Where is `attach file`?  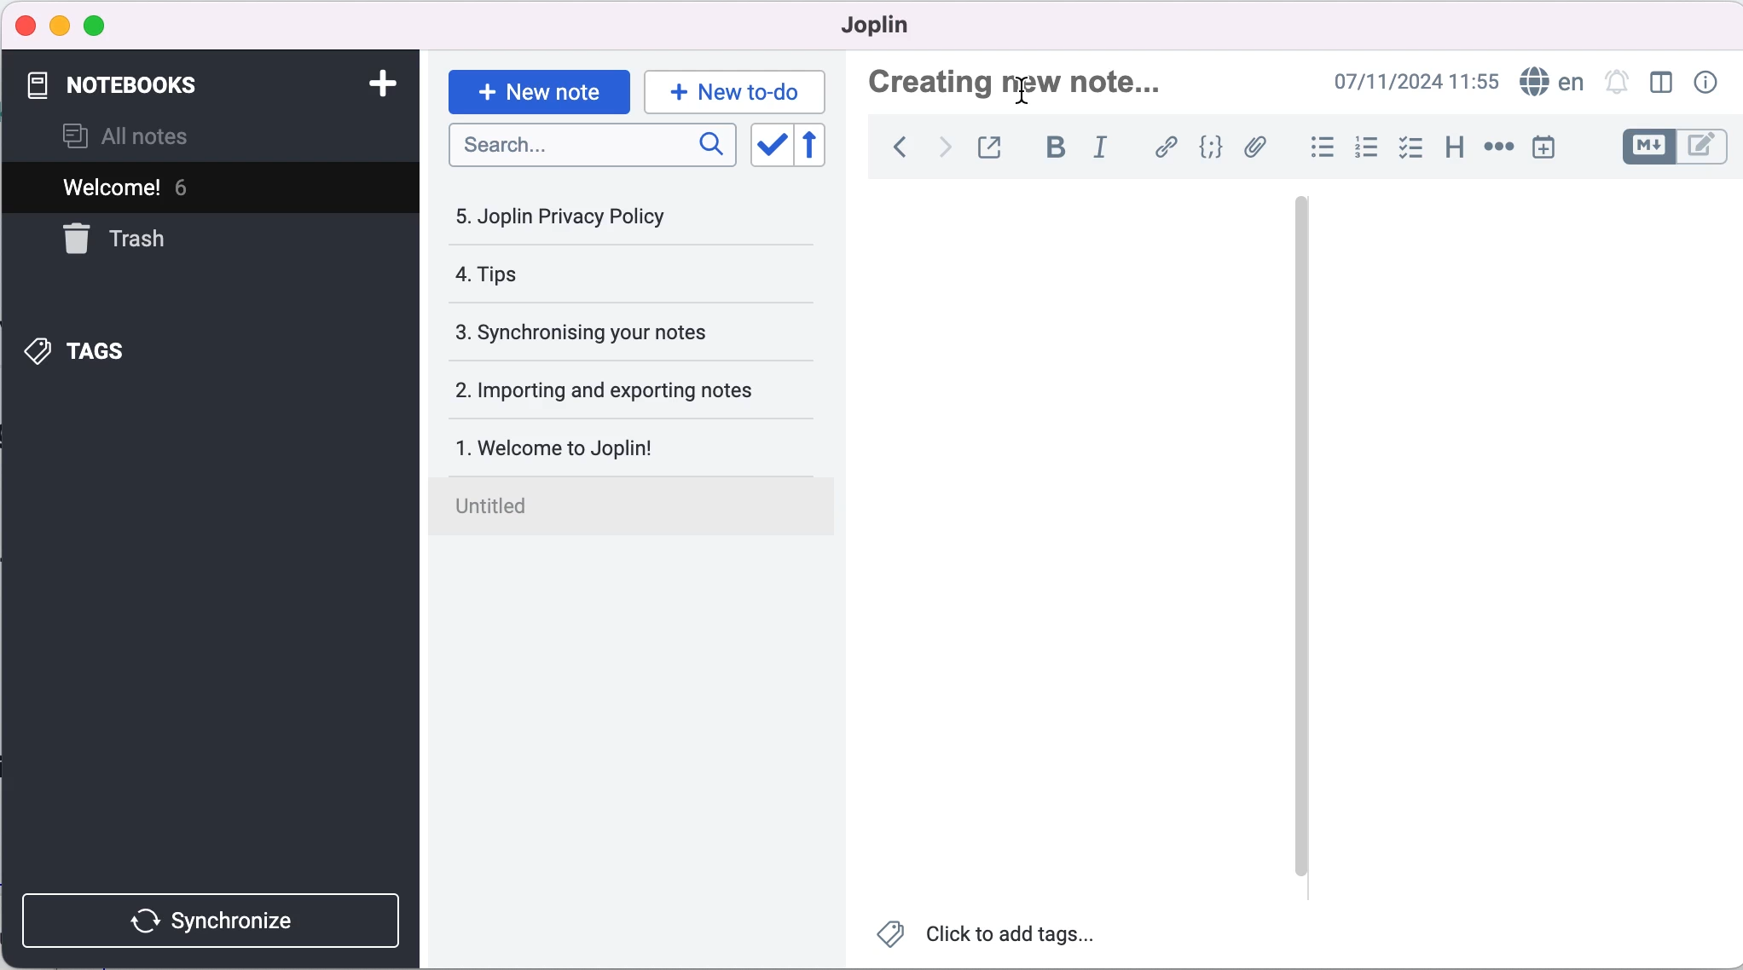
attach file is located at coordinates (1254, 149).